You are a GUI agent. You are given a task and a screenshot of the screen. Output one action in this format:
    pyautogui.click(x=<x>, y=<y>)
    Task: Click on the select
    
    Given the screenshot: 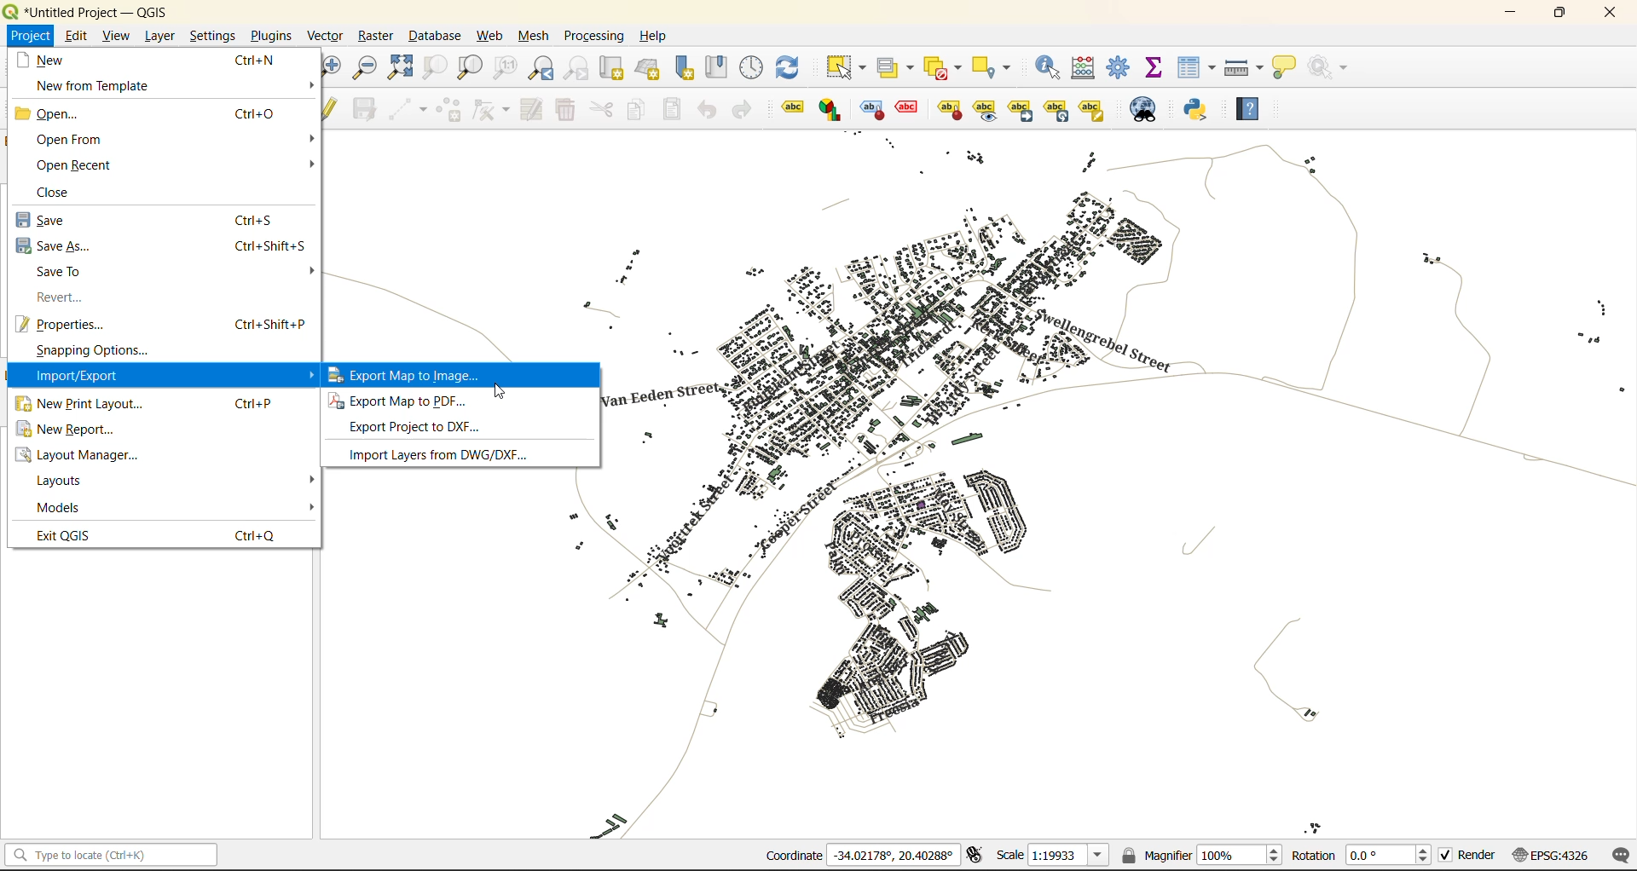 What is the action you would take?
    pyautogui.click(x=848, y=67)
    